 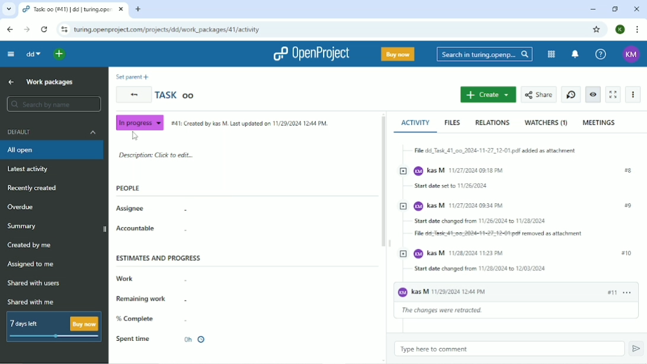 I want to click on Back, so click(x=9, y=28).